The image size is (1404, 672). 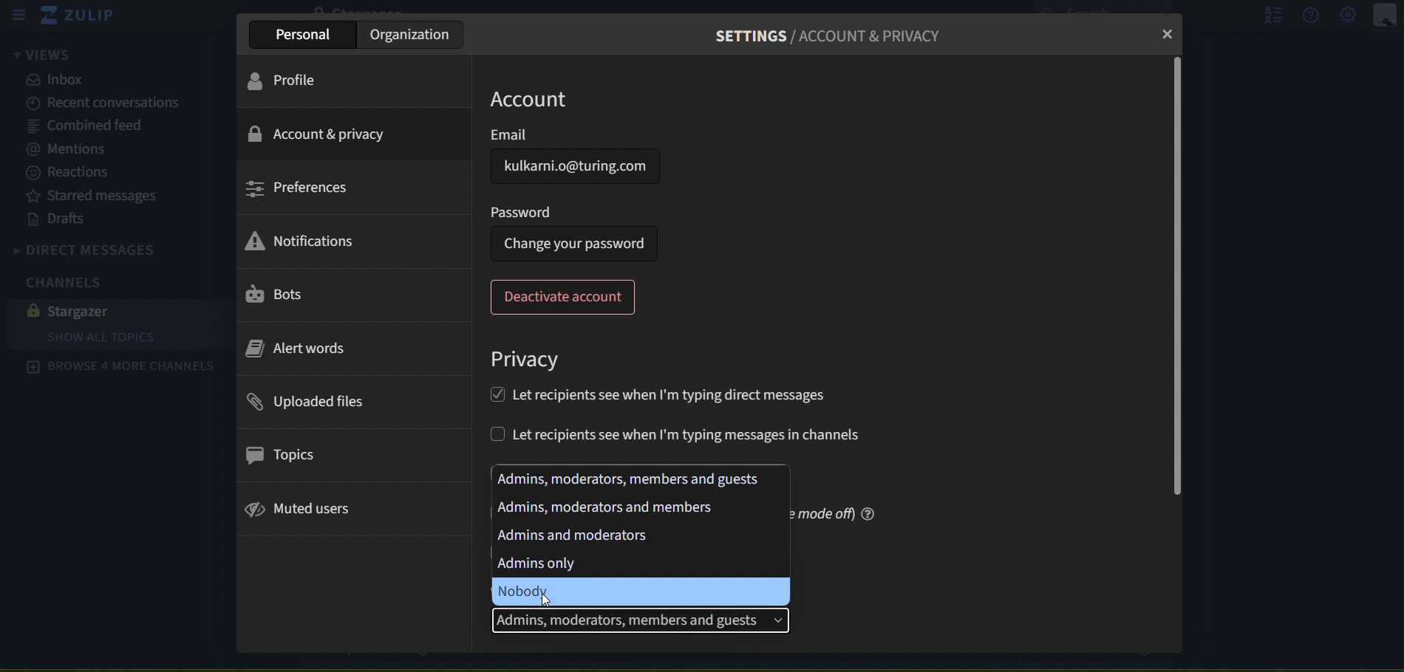 I want to click on preferences, so click(x=299, y=188).